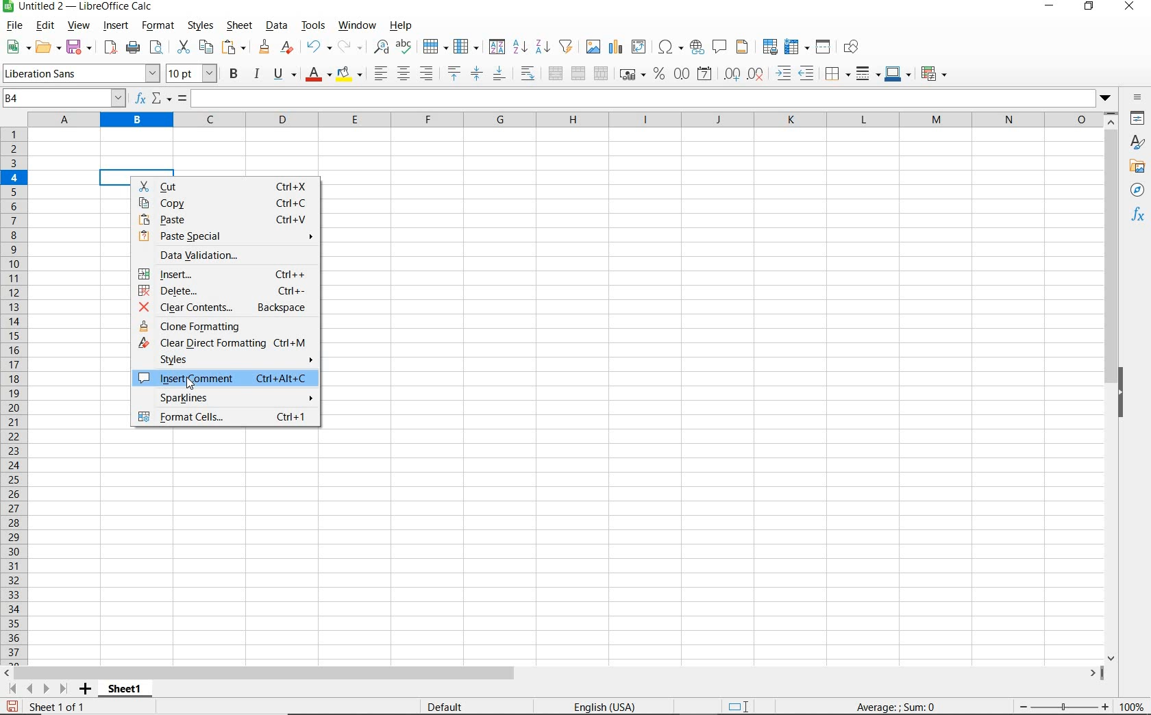  What do you see at coordinates (277, 27) in the screenshot?
I see `data` at bounding box center [277, 27].